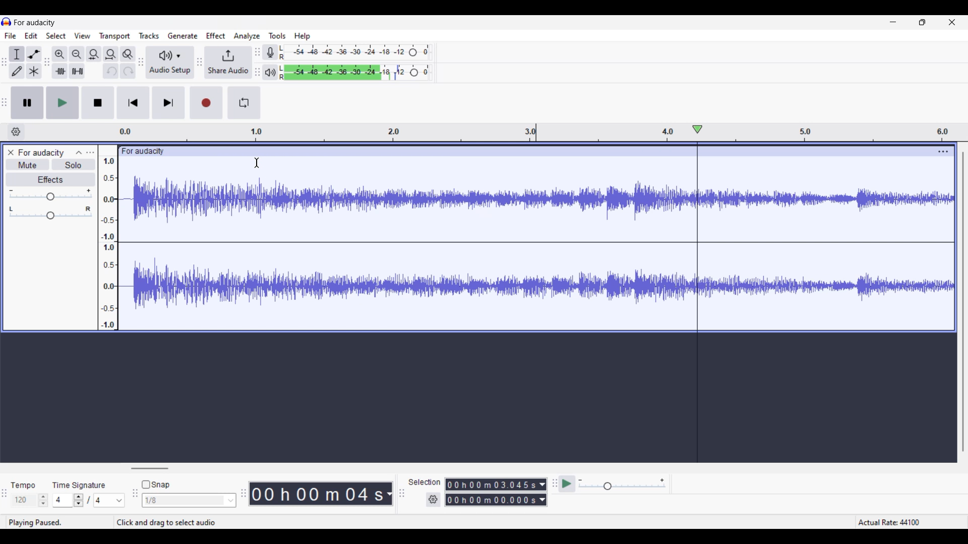  I want to click on Multi-tool, so click(33, 71).